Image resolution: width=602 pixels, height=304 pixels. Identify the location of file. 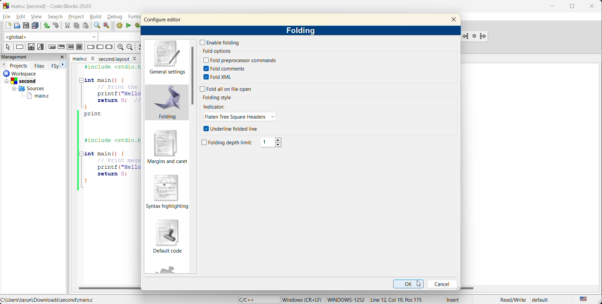
(6, 17).